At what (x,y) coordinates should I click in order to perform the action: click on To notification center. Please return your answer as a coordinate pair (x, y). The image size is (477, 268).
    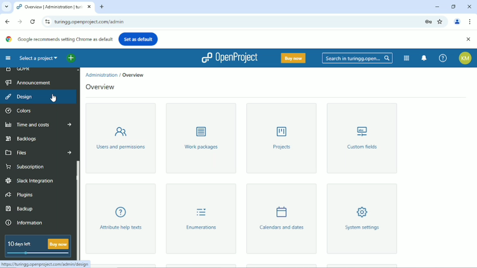
    Looking at the image, I should click on (425, 58).